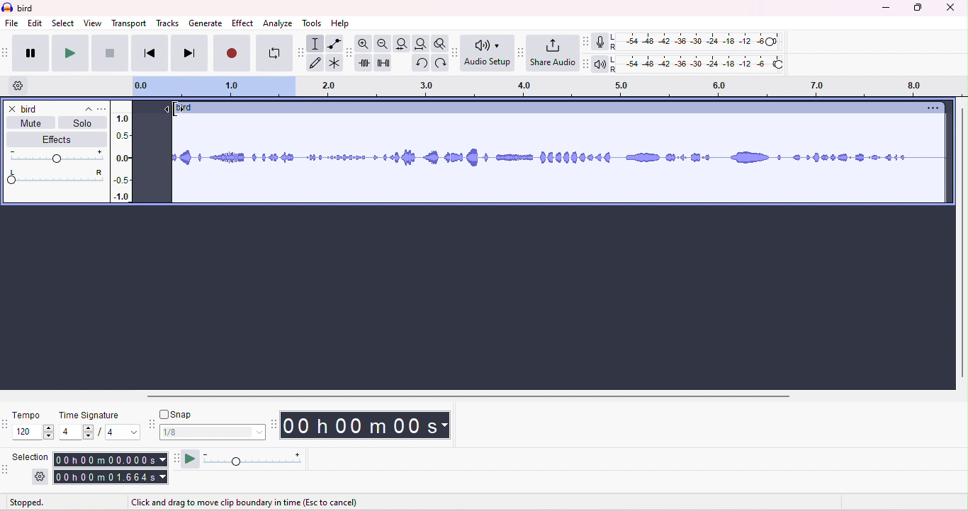 The height and width of the screenshot is (511, 968). What do you see at coordinates (109, 53) in the screenshot?
I see `stop` at bounding box center [109, 53].